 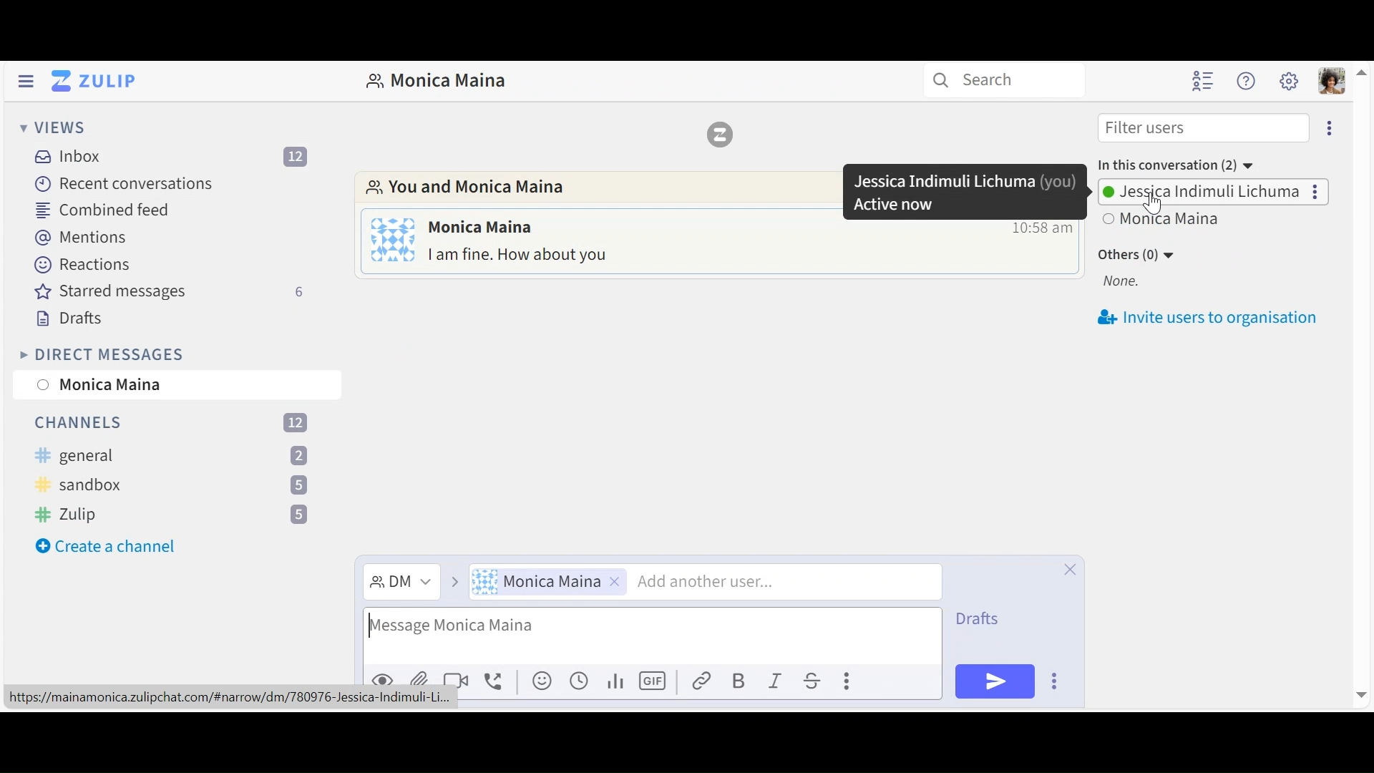 What do you see at coordinates (1163, 218) in the screenshot?
I see `View all users` at bounding box center [1163, 218].